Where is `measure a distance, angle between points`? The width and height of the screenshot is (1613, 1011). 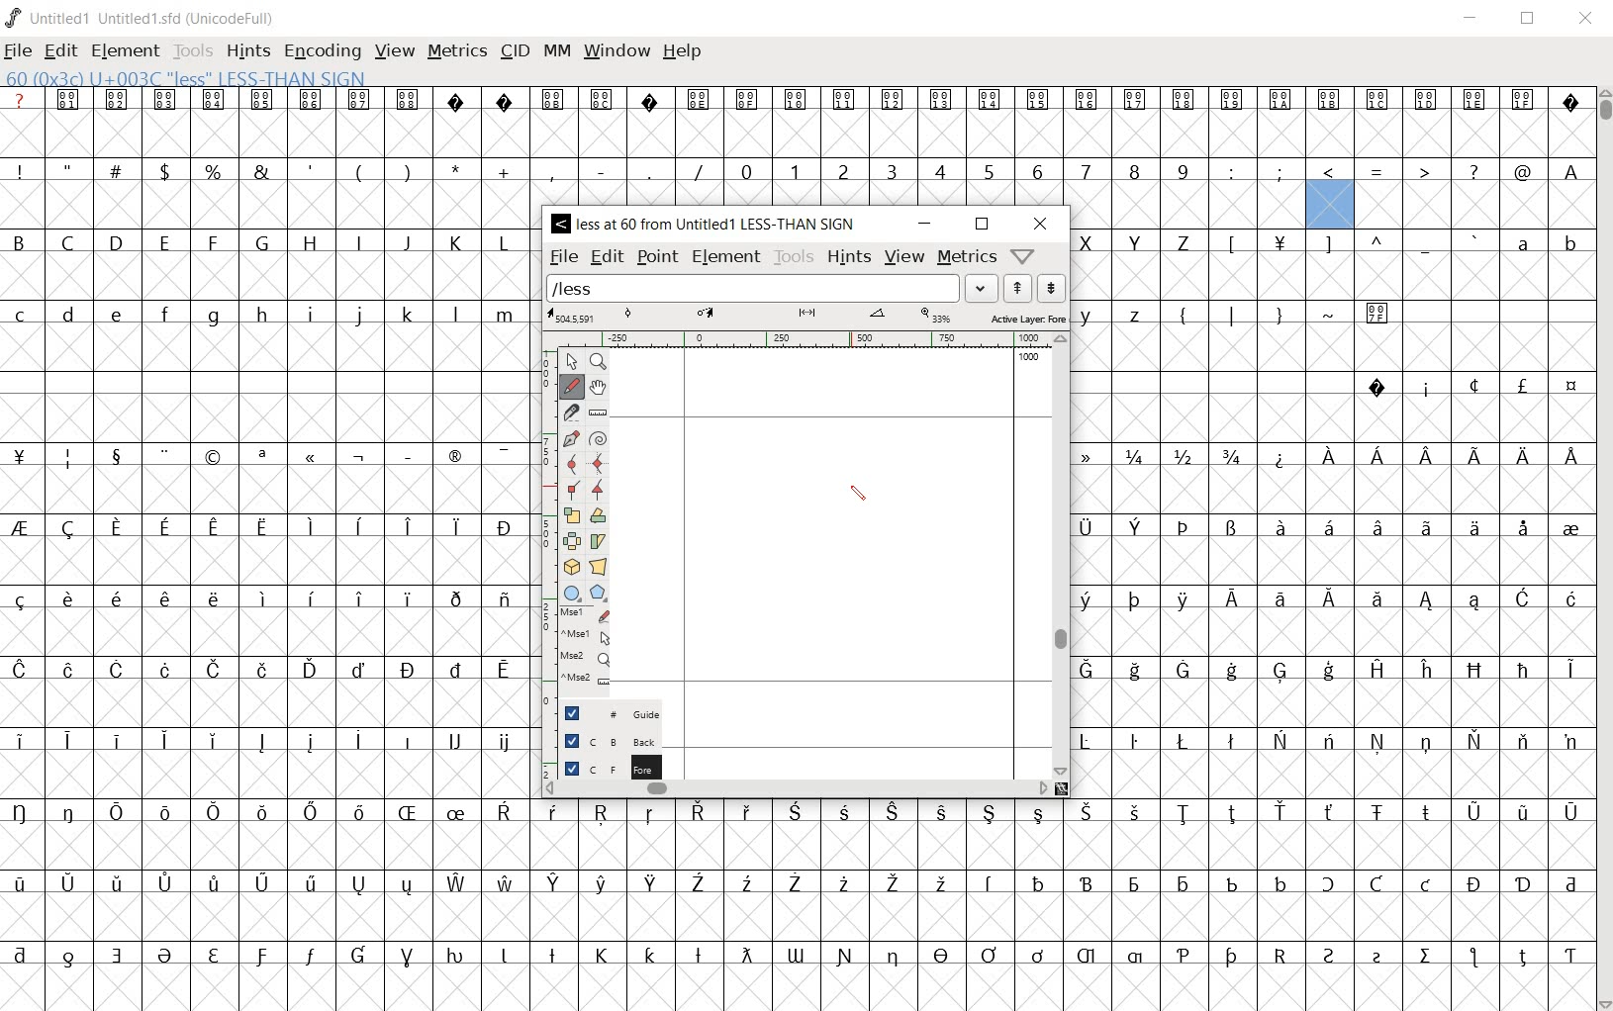
measure a distance, angle between points is located at coordinates (599, 413).